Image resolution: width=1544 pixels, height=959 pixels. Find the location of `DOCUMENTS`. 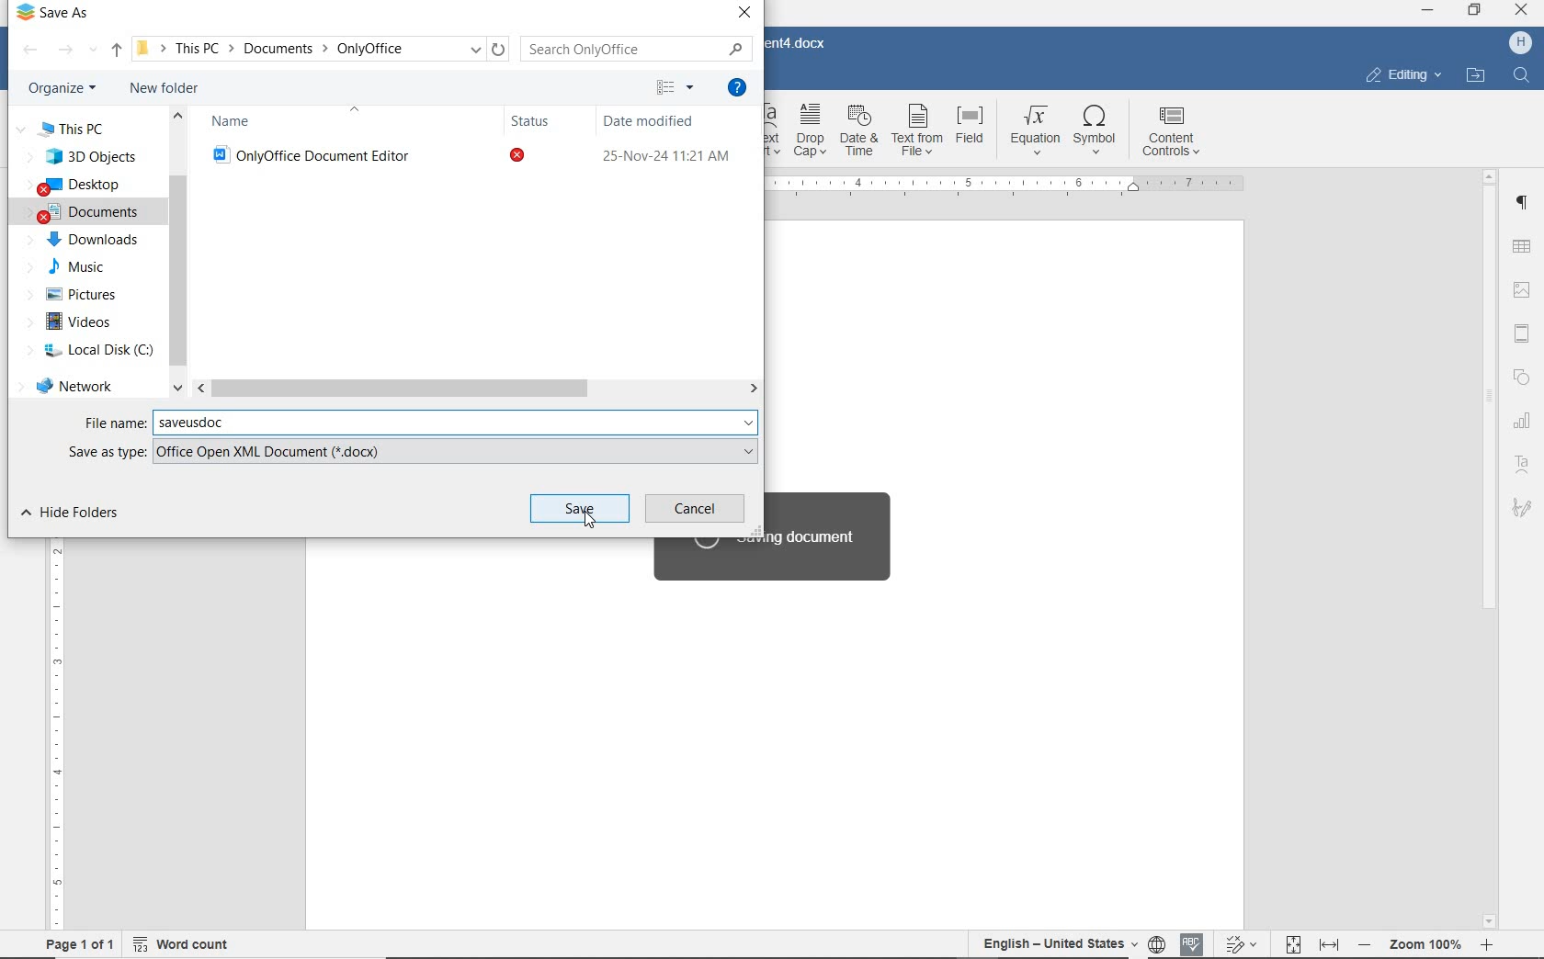

DOCUMENTS is located at coordinates (78, 212).